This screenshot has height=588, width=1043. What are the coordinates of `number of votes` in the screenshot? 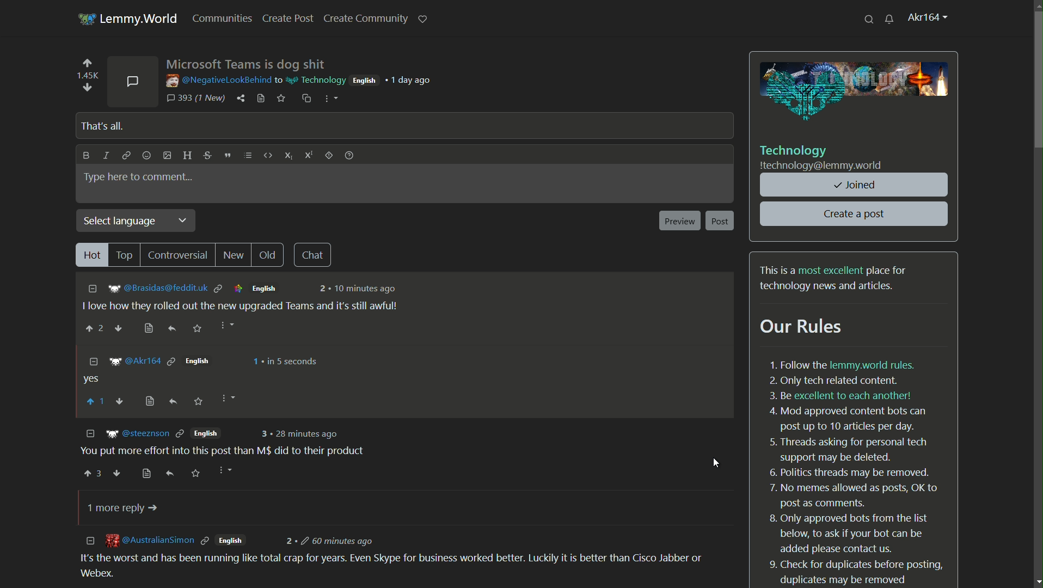 It's located at (87, 76).